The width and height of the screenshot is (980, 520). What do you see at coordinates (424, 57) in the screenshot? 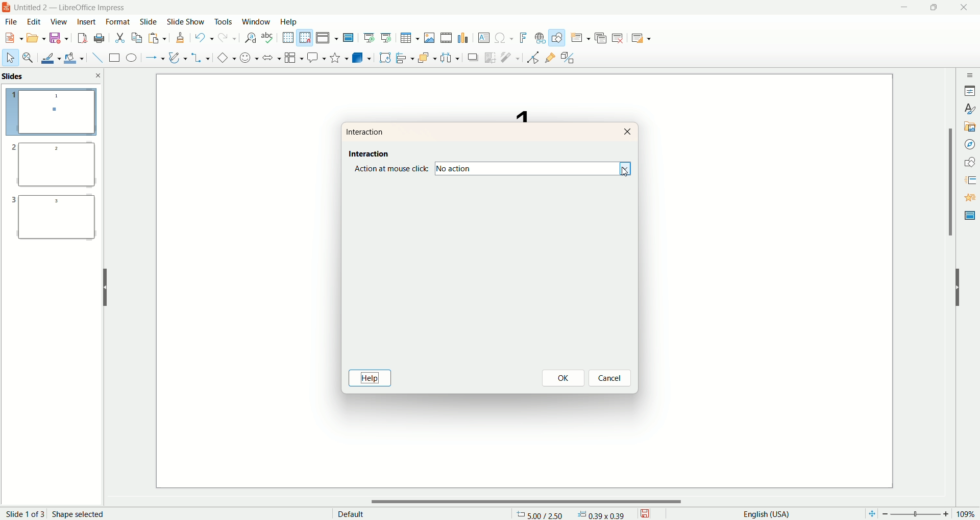
I see `arrange` at bounding box center [424, 57].